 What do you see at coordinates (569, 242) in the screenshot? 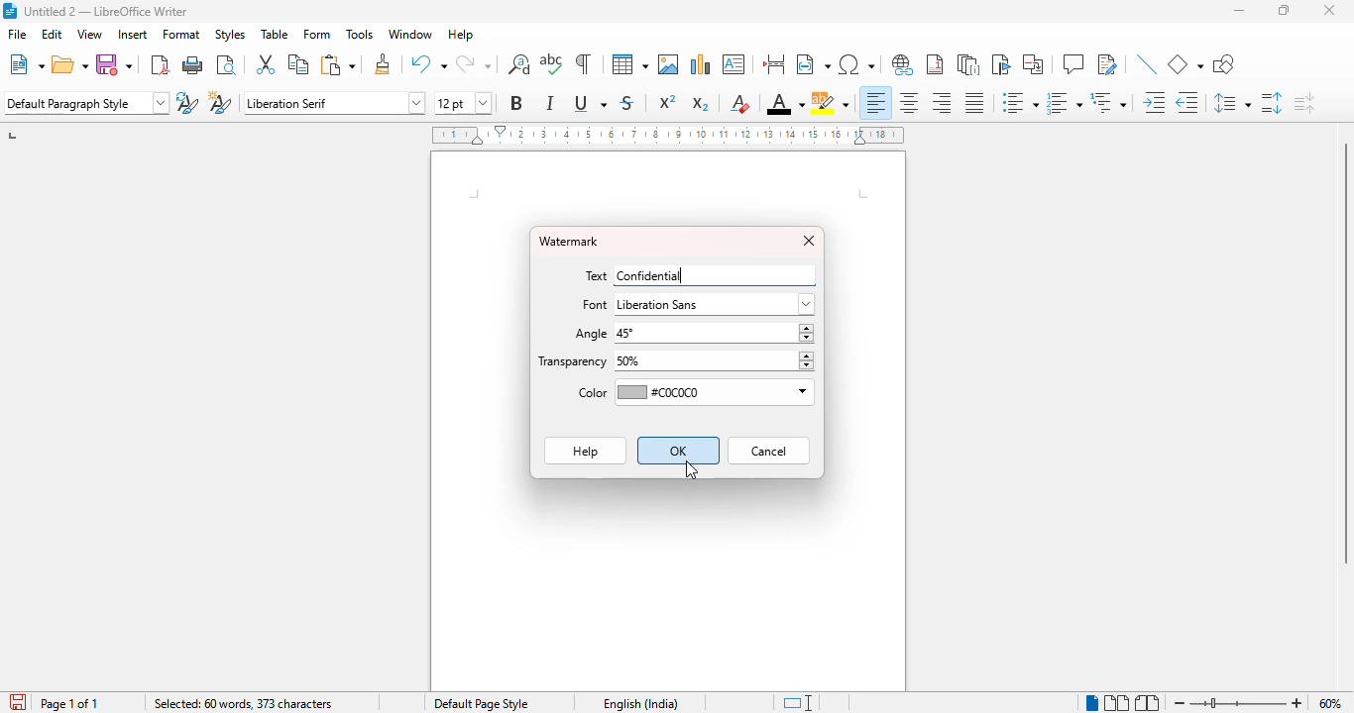
I see `watermark` at bounding box center [569, 242].